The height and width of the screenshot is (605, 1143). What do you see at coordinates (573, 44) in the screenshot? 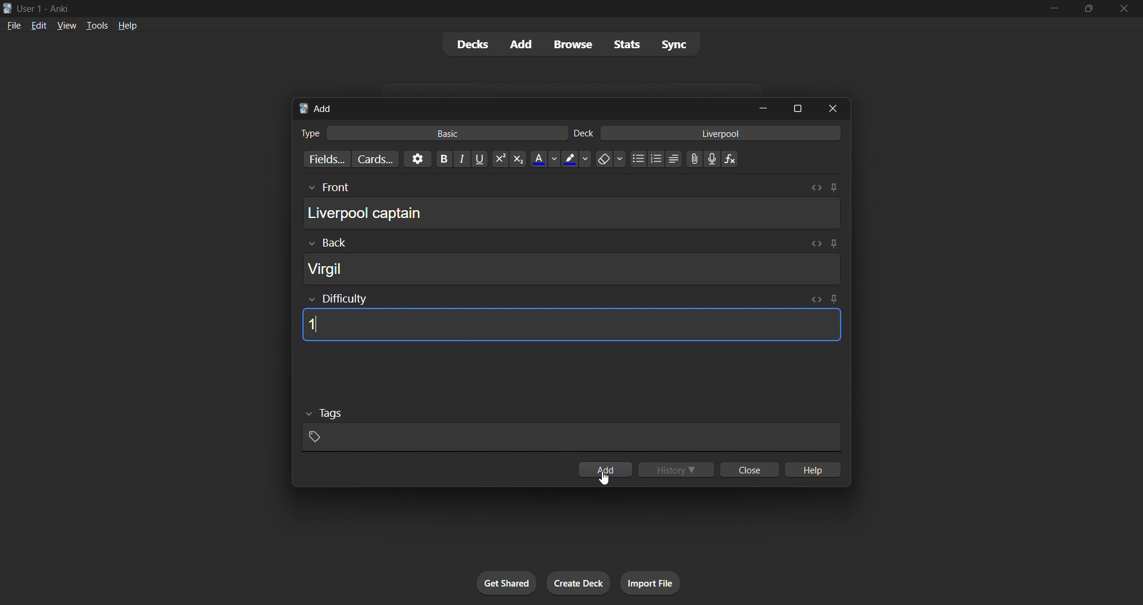
I see `browse` at bounding box center [573, 44].